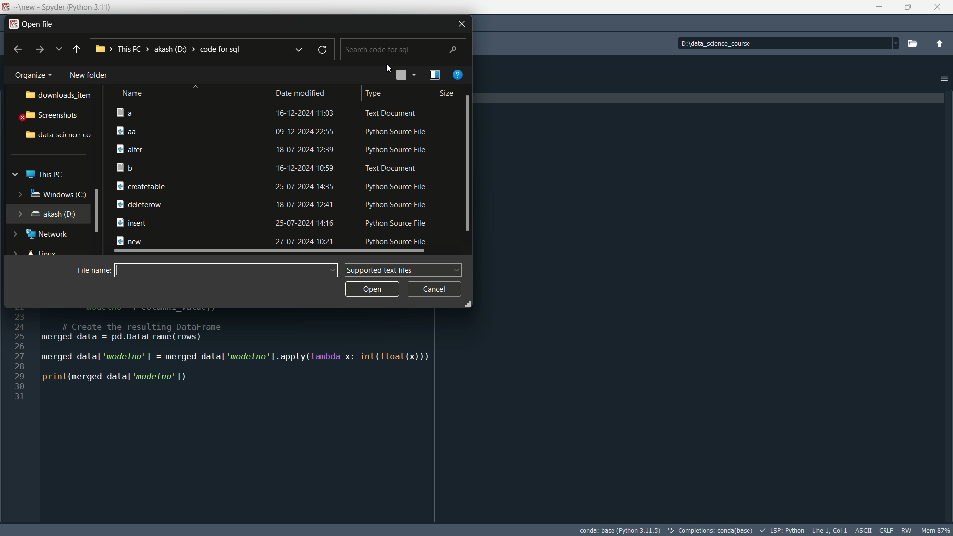 Image resolution: width=953 pixels, height=536 pixels. I want to click on this pc, so click(46, 175).